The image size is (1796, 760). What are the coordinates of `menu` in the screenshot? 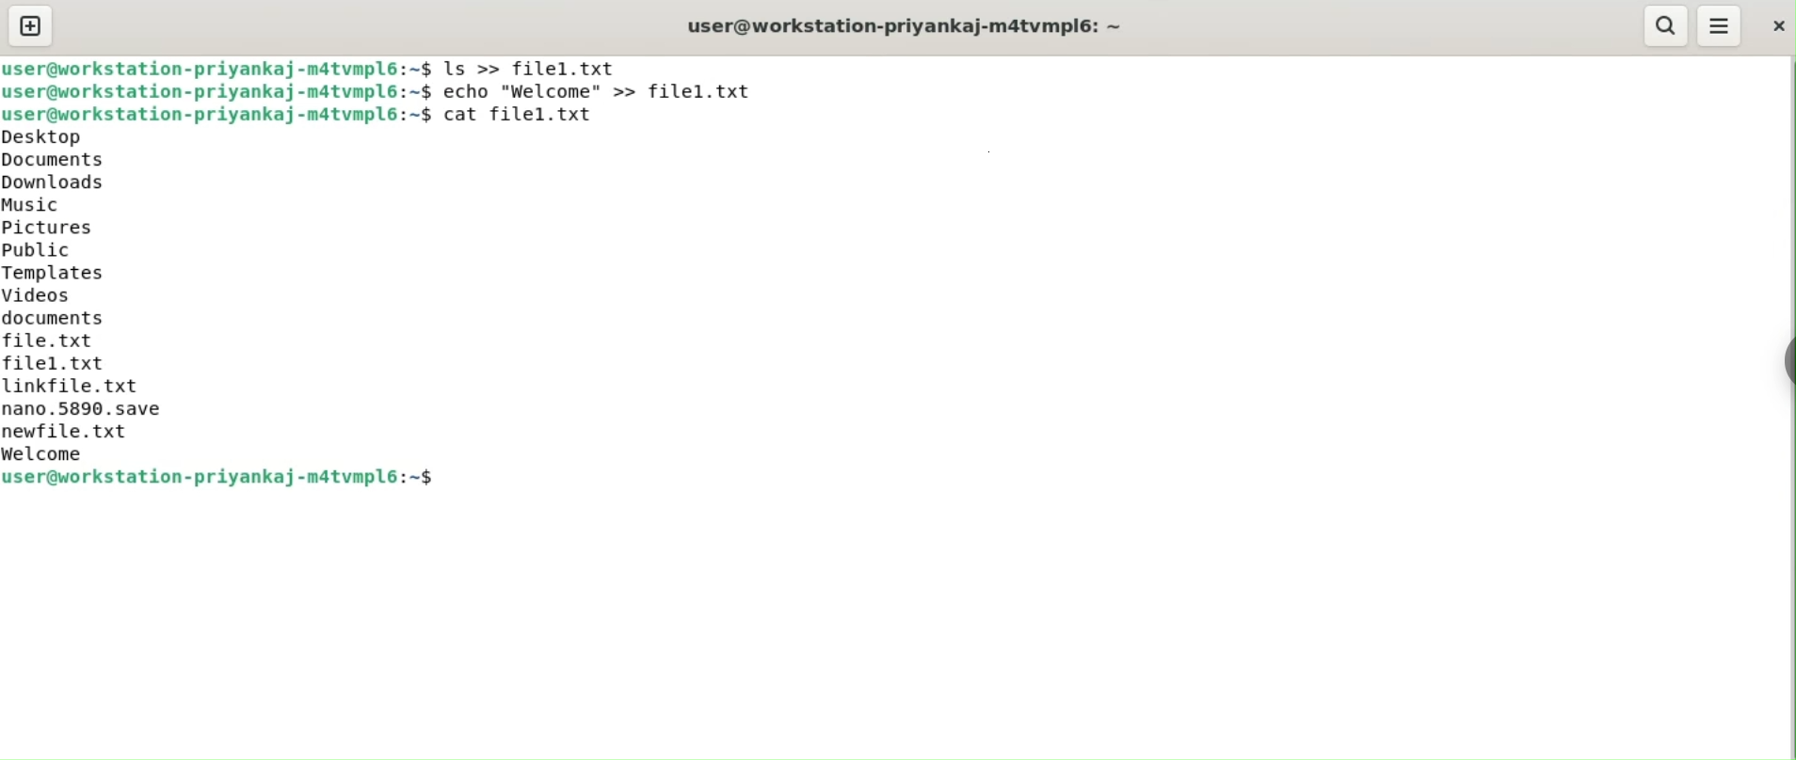 It's located at (1719, 24).